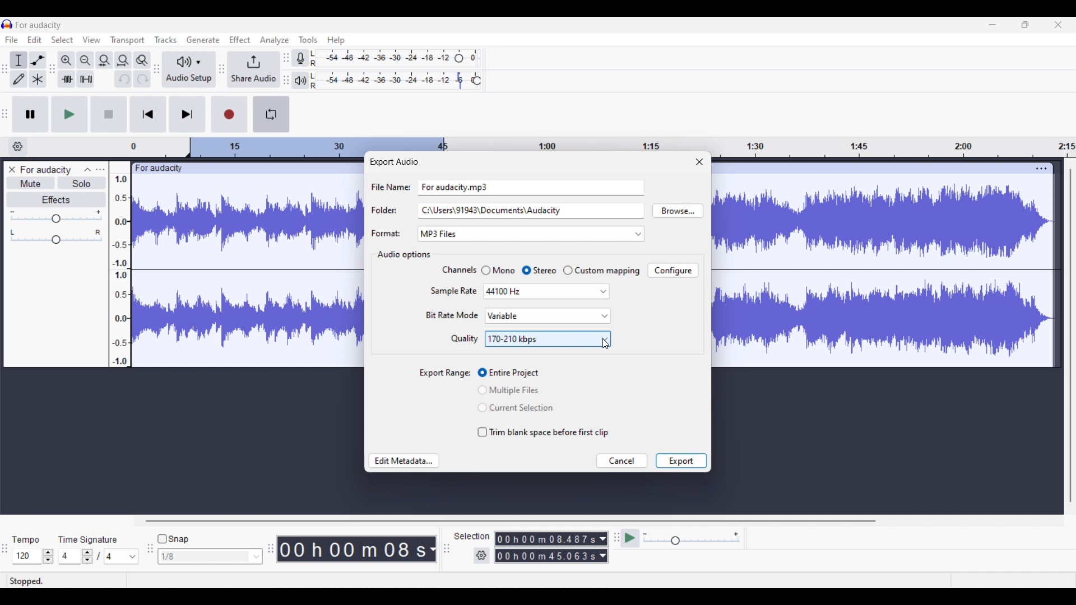  Describe the element at coordinates (389, 210) in the screenshot. I see `Indicates text box for respective setting options` at that location.